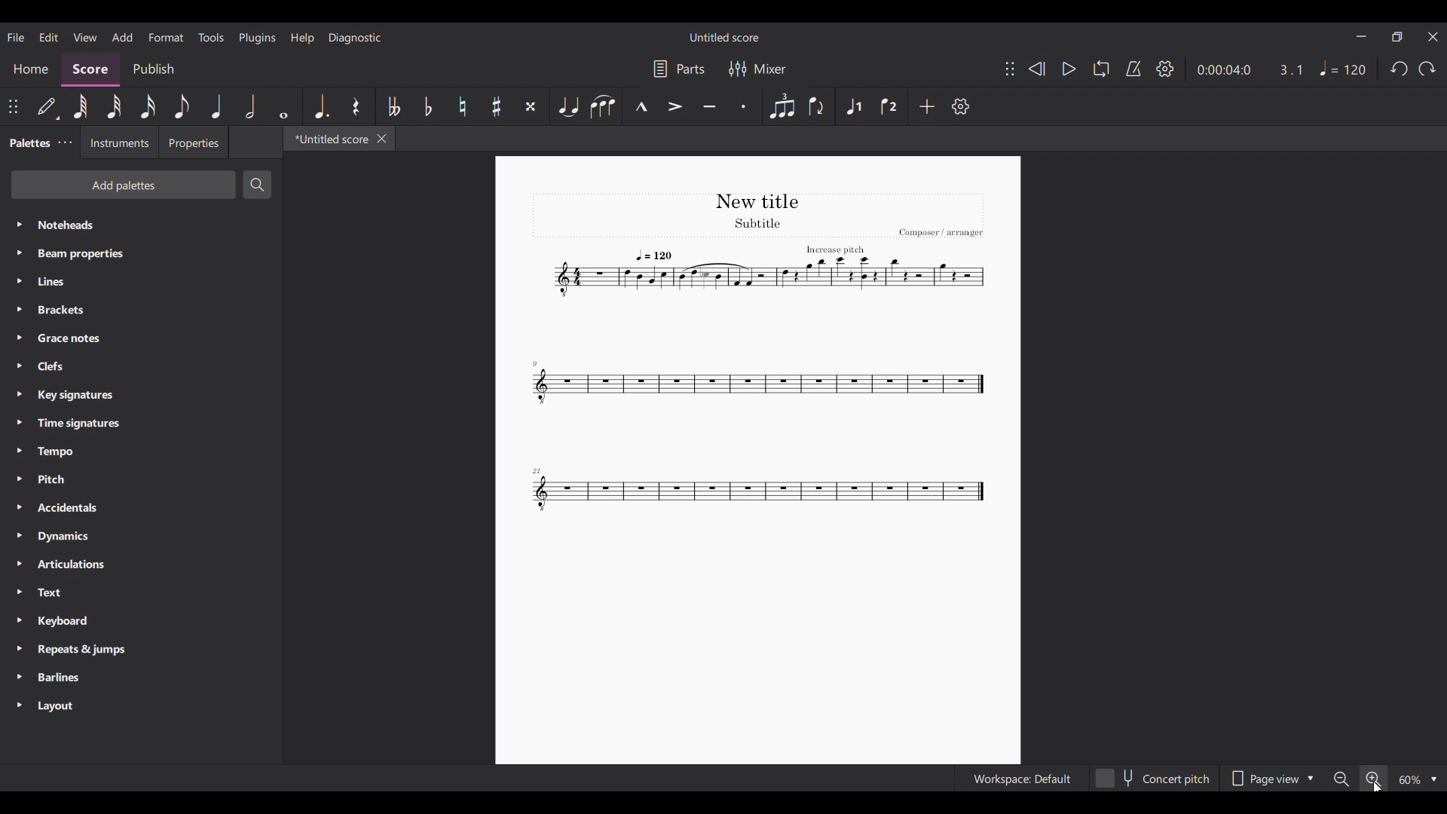 The height and width of the screenshot is (814, 1447). What do you see at coordinates (283, 106) in the screenshot?
I see `Whole note` at bounding box center [283, 106].